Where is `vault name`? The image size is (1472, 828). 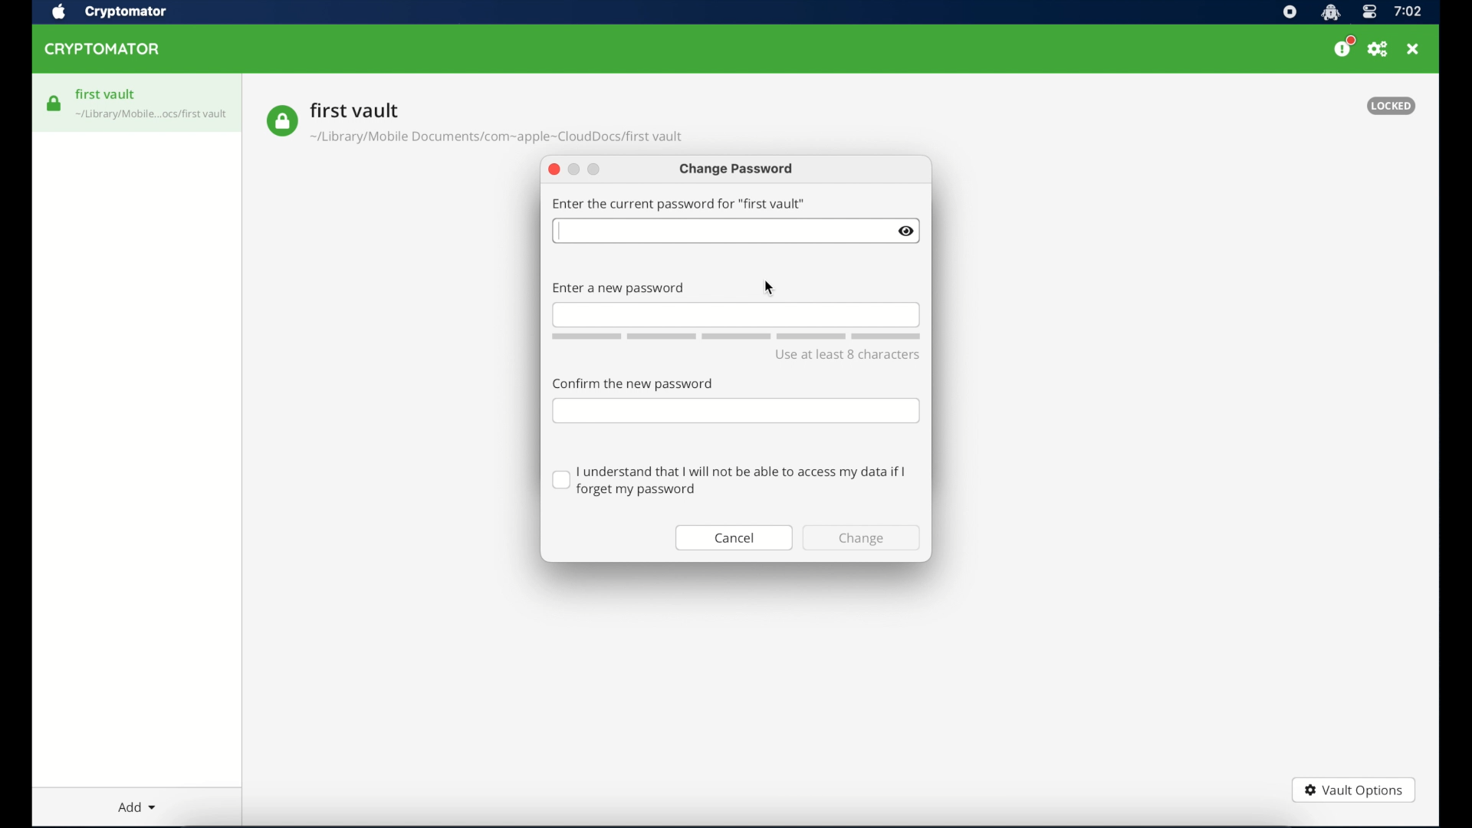
vault name is located at coordinates (355, 110).